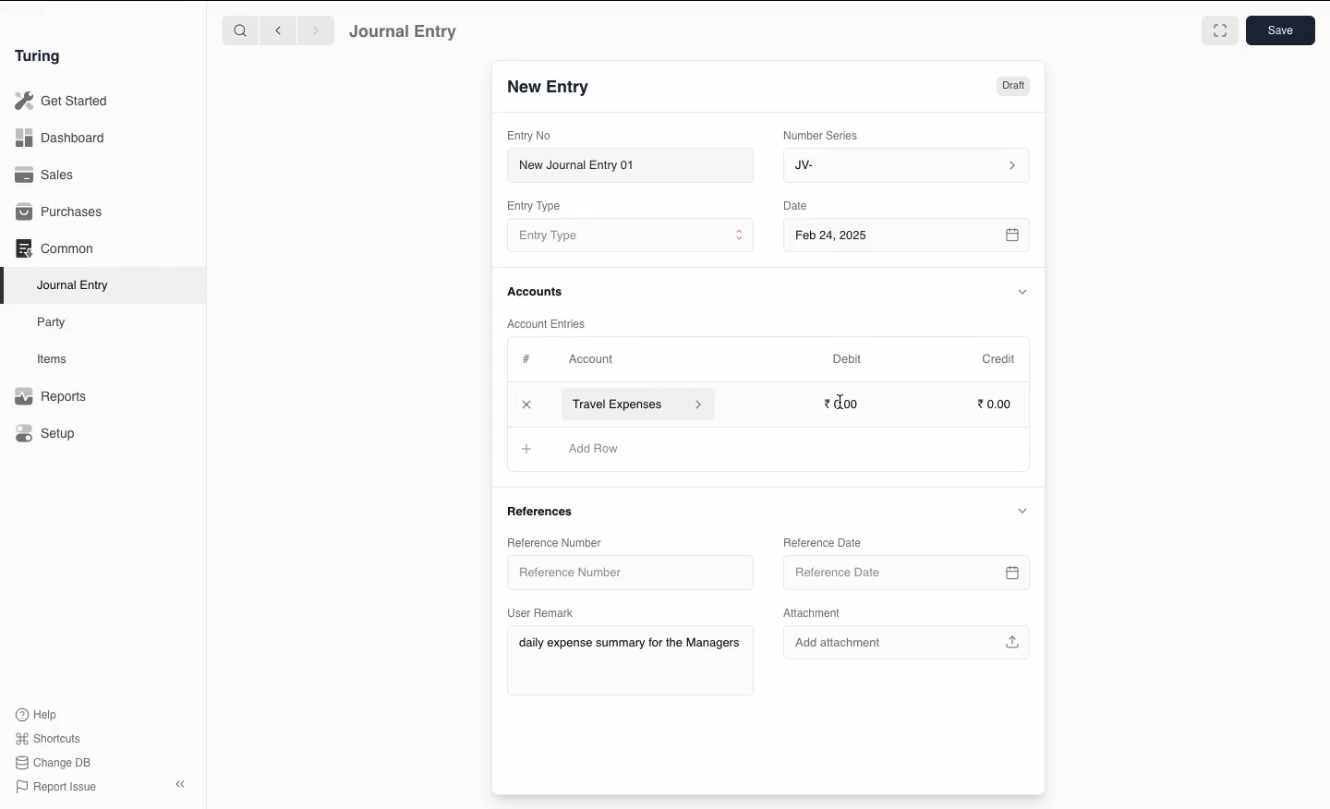  I want to click on Toggle between form and full width, so click(1220, 30).